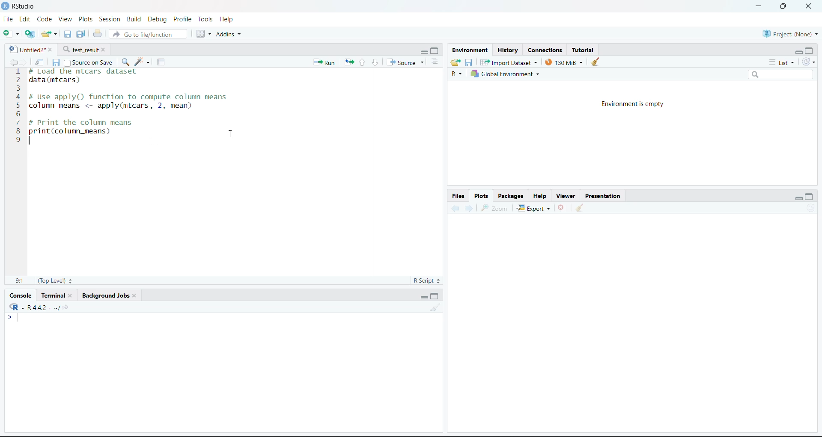  Describe the element at coordinates (793, 51) in the screenshot. I see `Minimize` at that location.